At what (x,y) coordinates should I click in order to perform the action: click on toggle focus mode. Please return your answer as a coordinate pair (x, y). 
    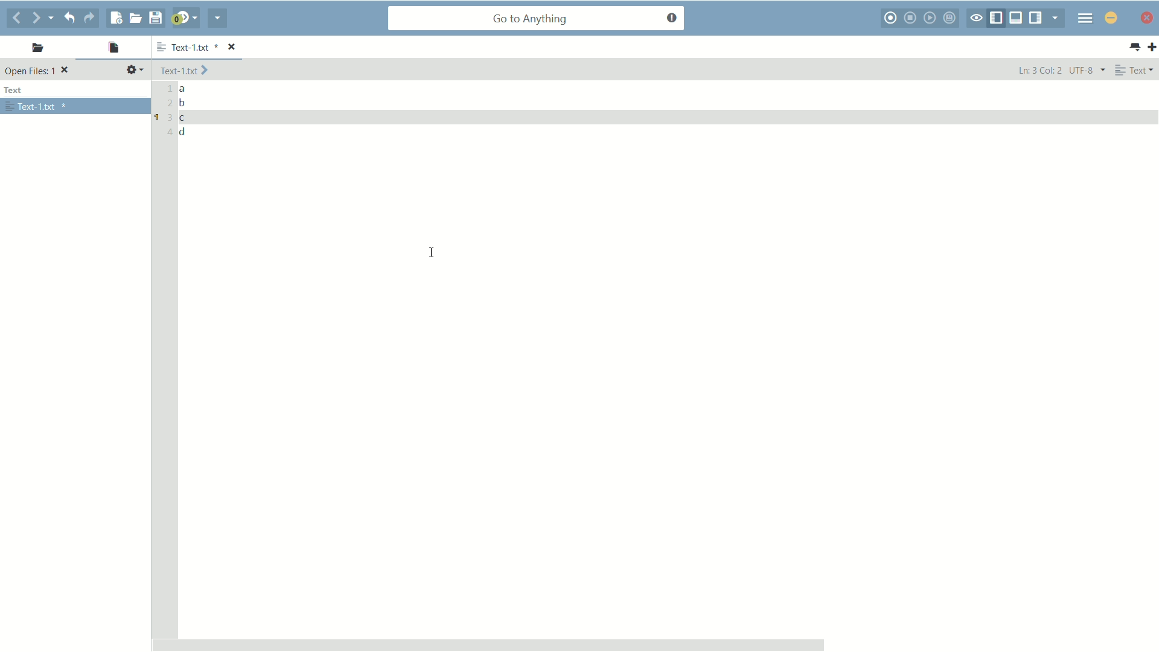
    Looking at the image, I should click on (977, 19).